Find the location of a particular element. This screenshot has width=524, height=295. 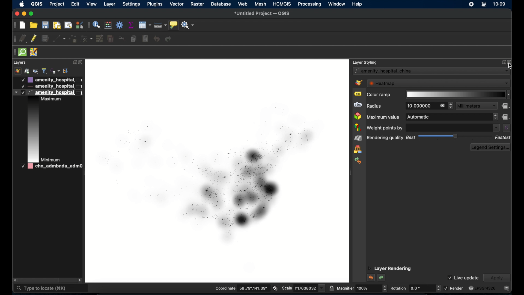

digitizing with segment is located at coordinates (14, 39).